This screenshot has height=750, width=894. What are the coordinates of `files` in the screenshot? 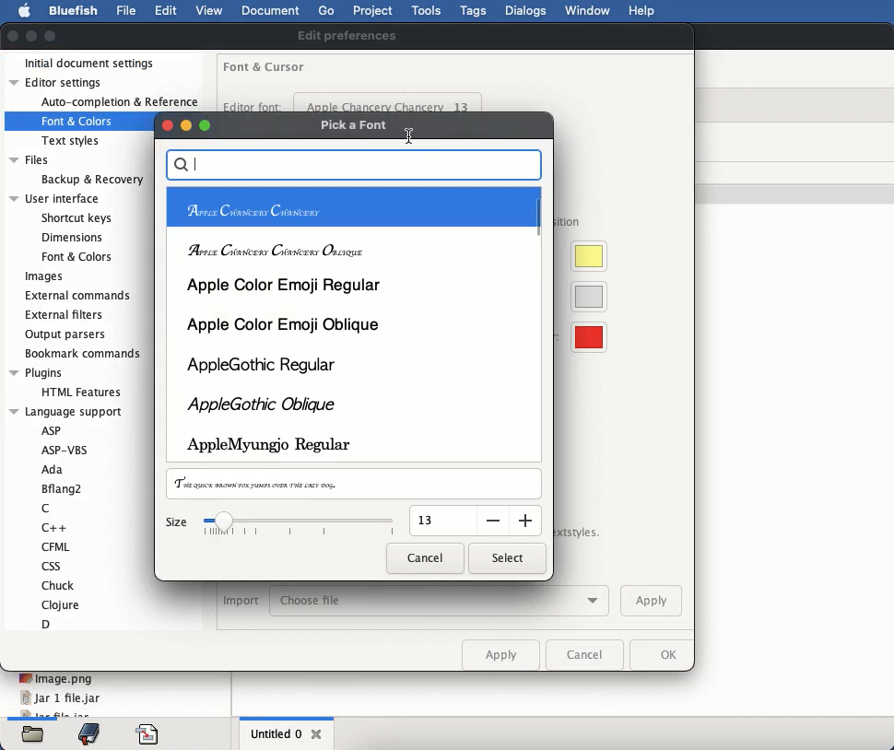 It's located at (77, 170).